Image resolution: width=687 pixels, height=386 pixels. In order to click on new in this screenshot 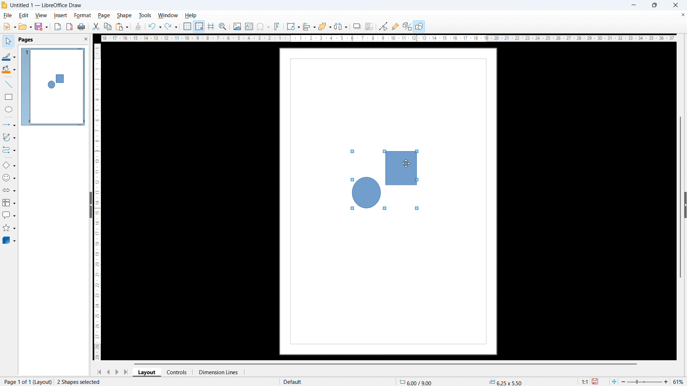, I will do `click(10, 26)`.